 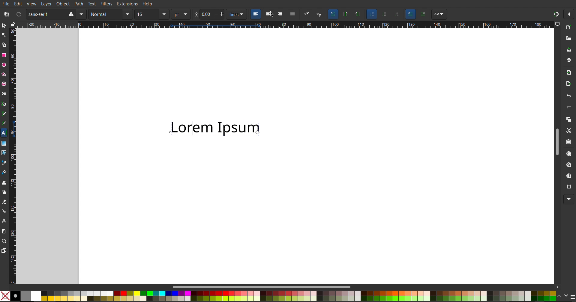 I want to click on Scroll Bar, so click(x=556, y=141).